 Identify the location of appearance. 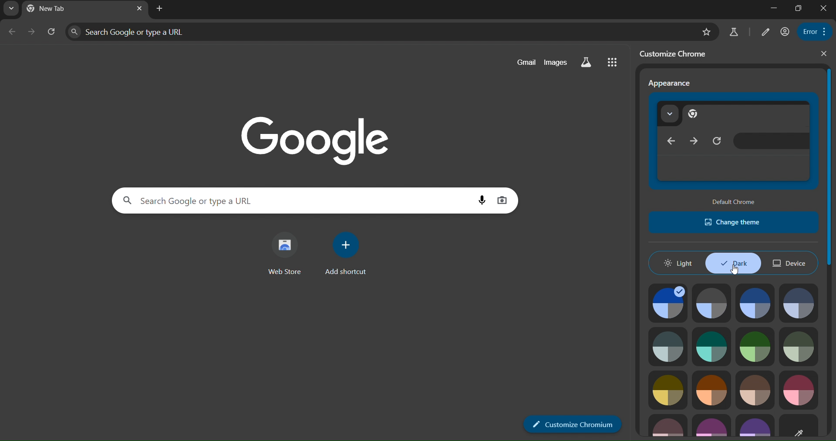
(671, 84).